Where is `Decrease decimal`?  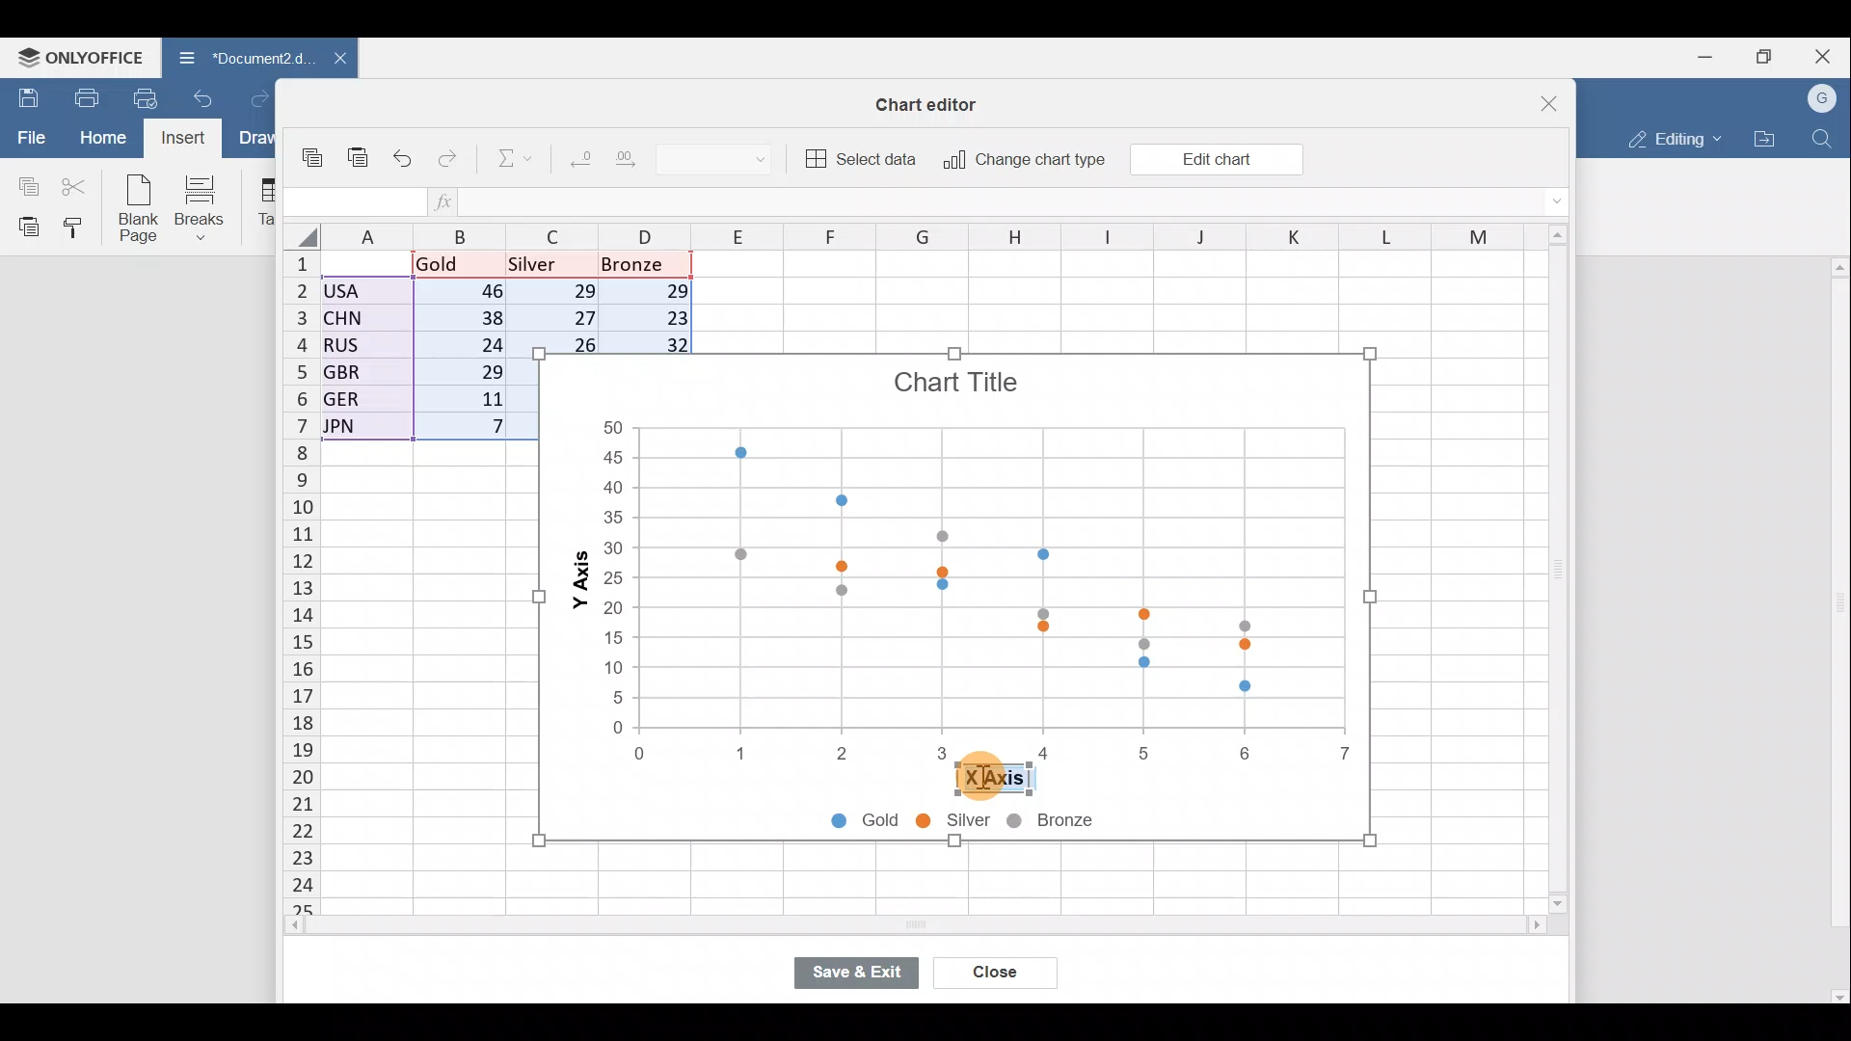 Decrease decimal is located at coordinates (577, 163).